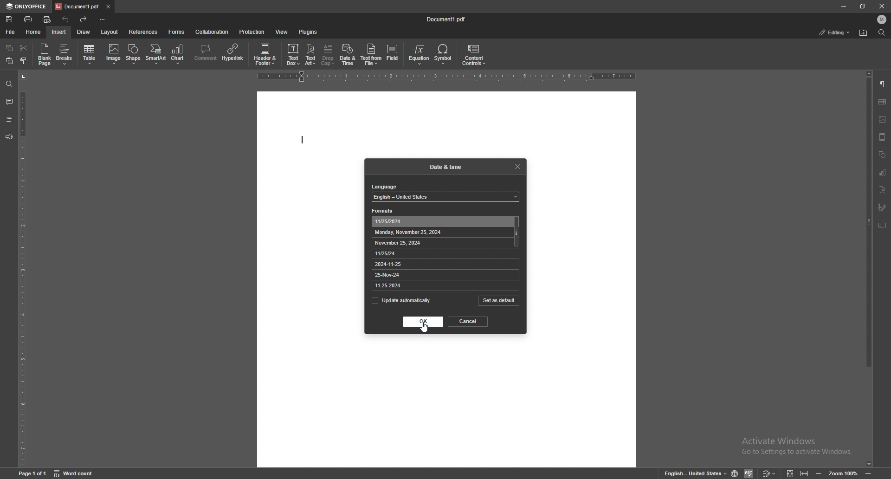  I want to click on forms, so click(176, 32).